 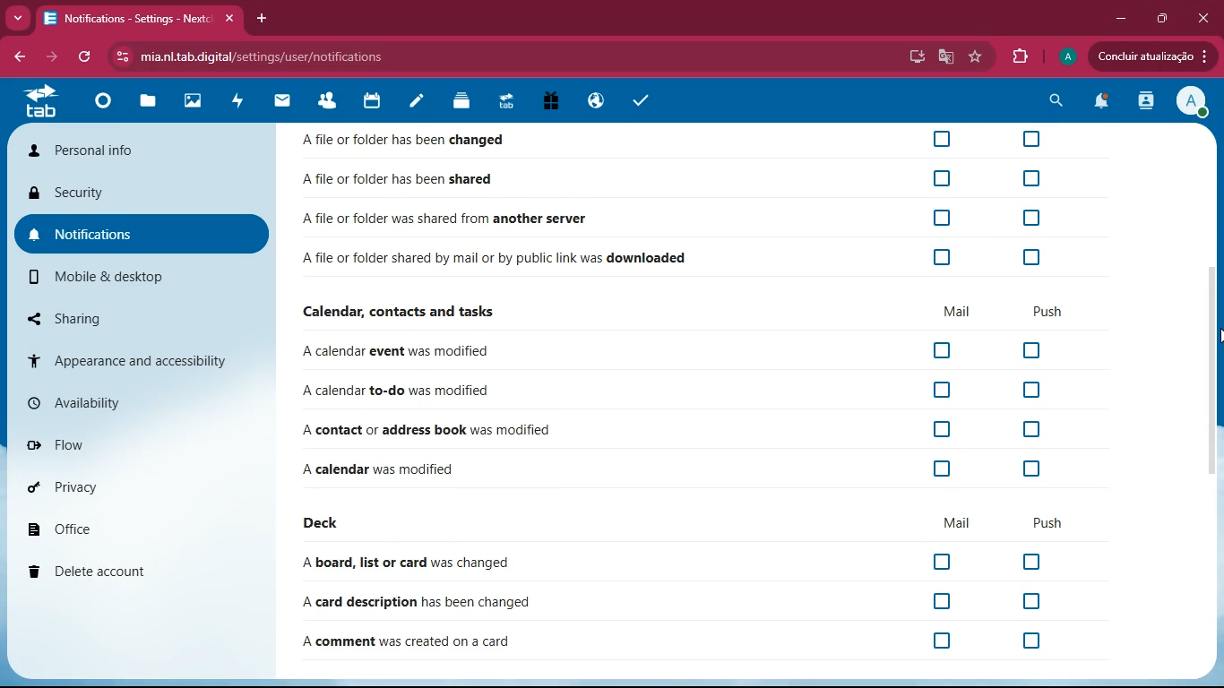 I want to click on activity, so click(x=238, y=101).